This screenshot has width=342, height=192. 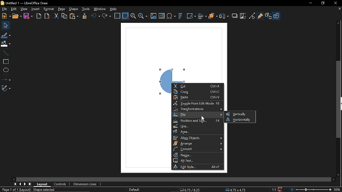 What do you see at coordinates (20, 184) in the screenshot?
I see `Previous page` at bounding box center [20, 184].